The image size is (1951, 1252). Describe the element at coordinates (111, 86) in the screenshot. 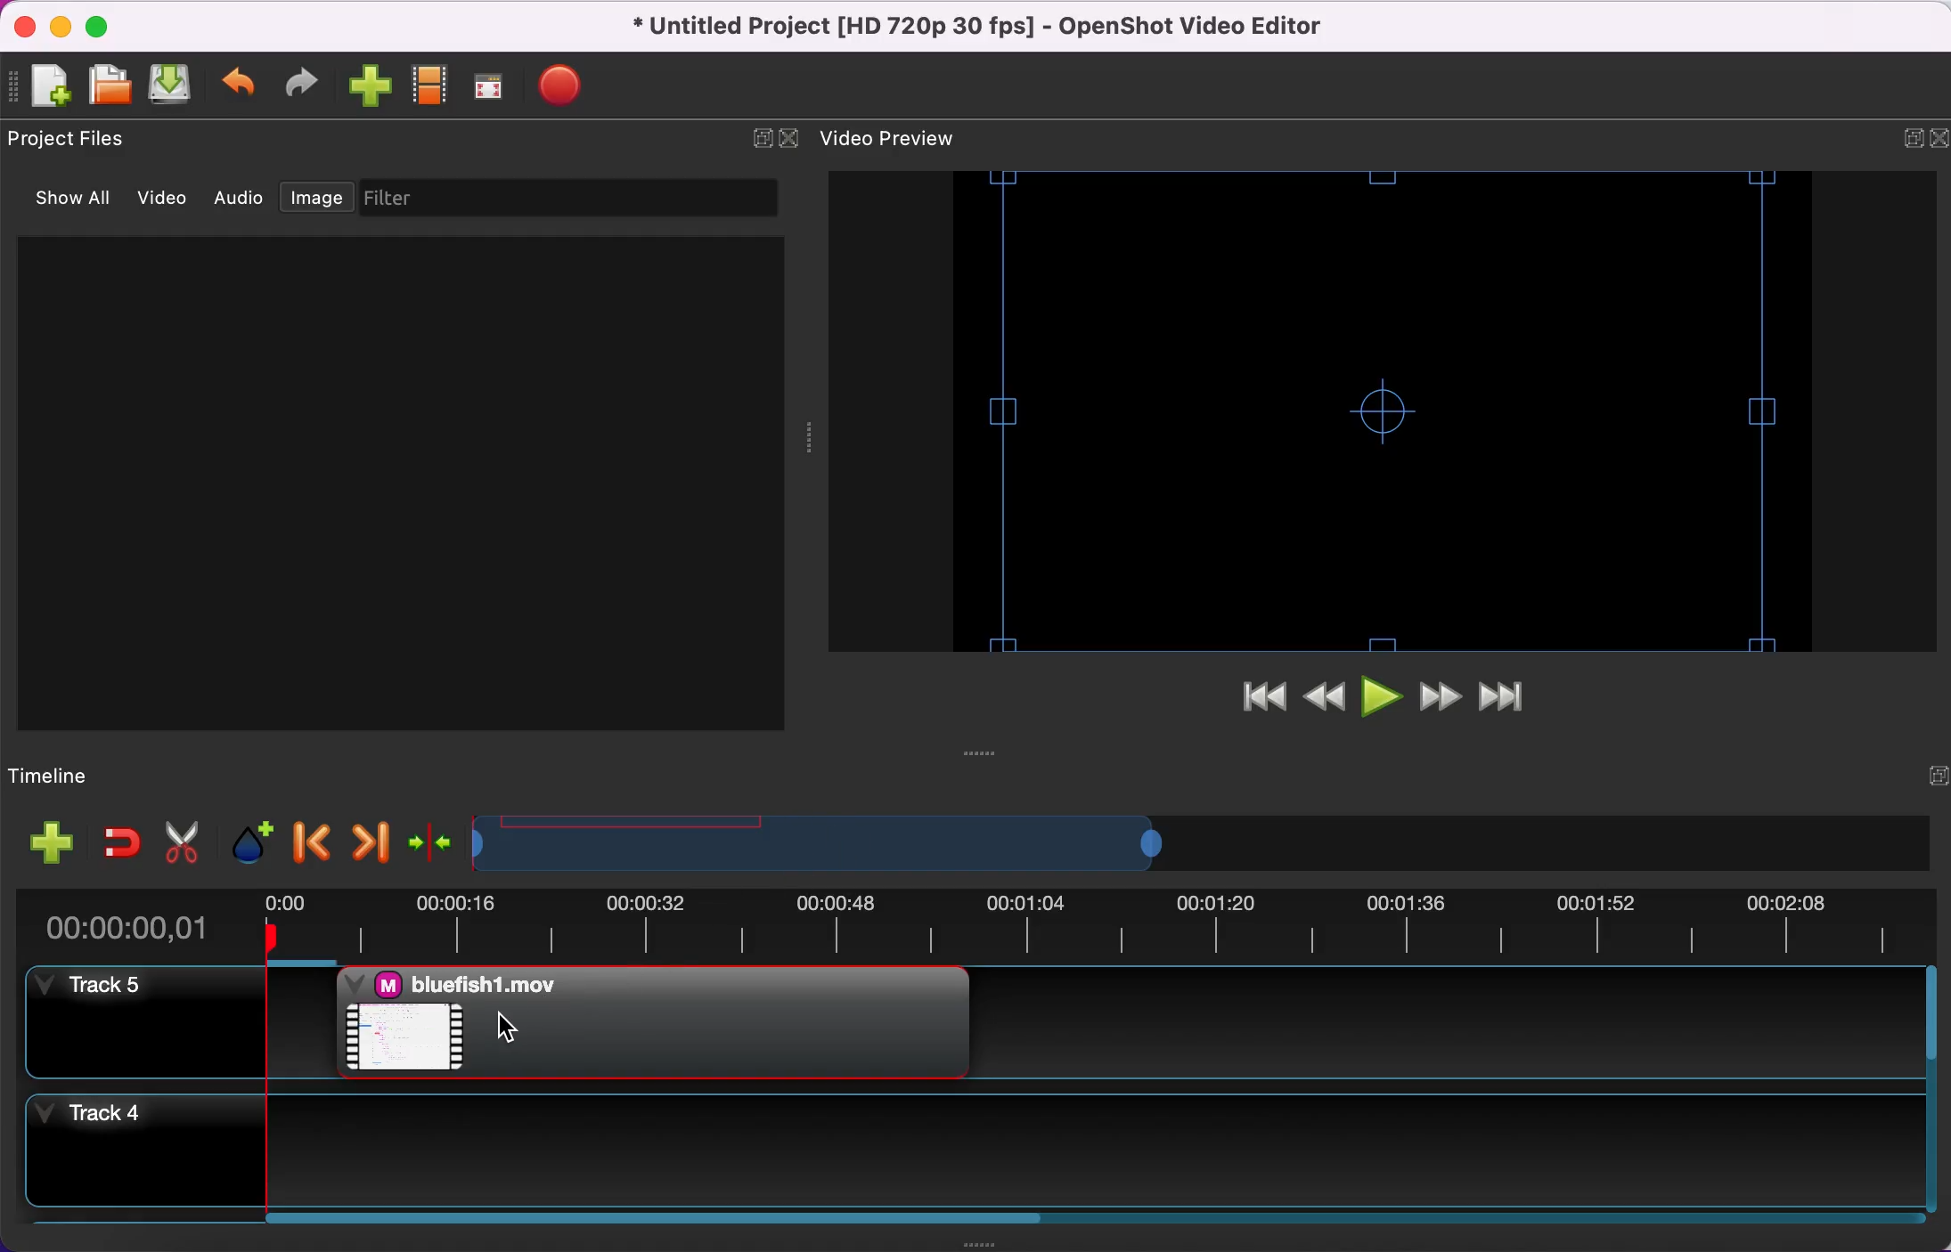

I see `open file` at that location.